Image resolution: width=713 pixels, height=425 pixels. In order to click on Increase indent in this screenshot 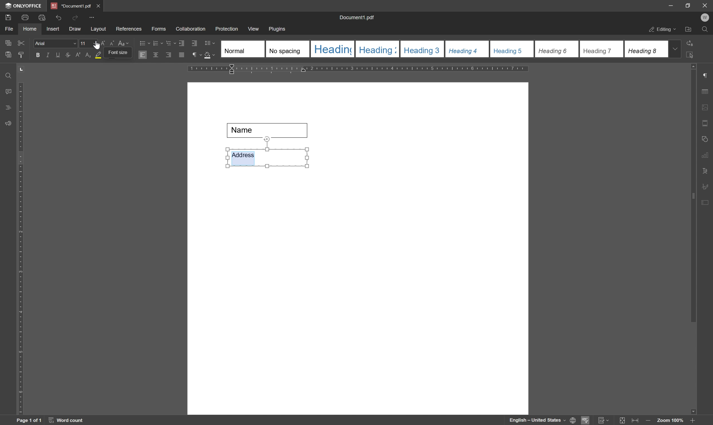, I will do `click(195, 44)`.